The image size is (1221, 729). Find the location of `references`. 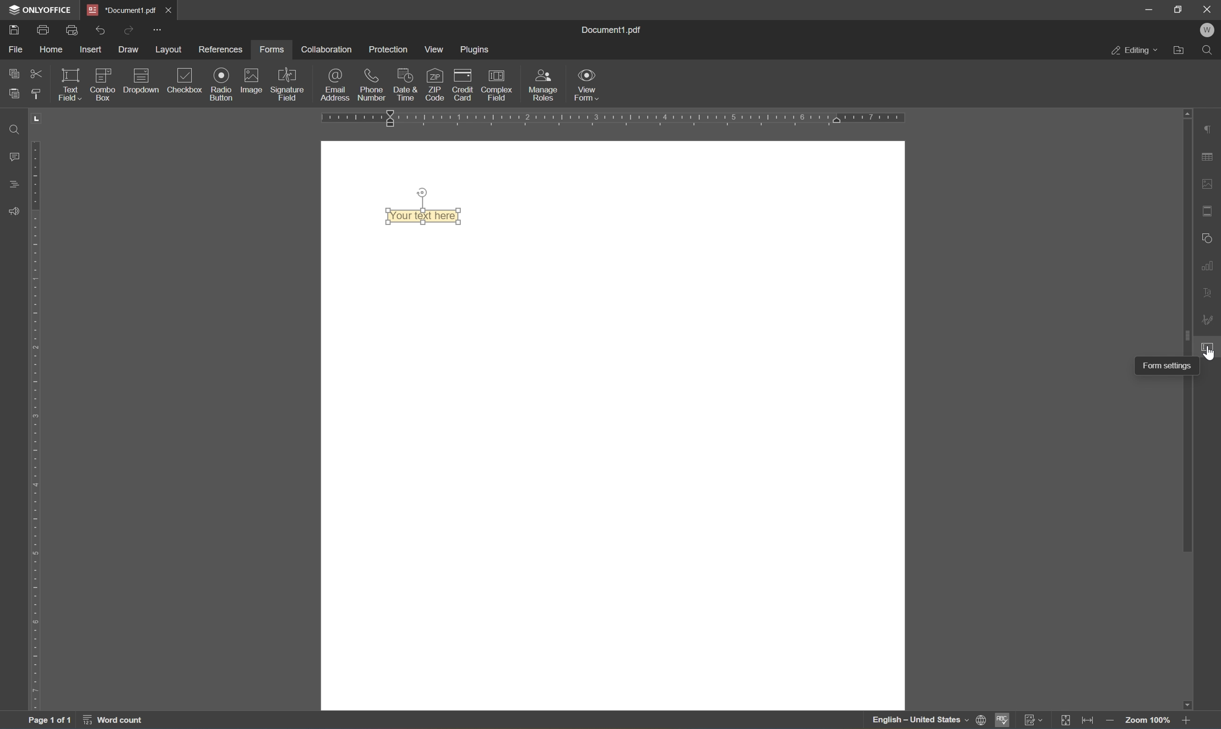

references is located at coordinates (221, 51).